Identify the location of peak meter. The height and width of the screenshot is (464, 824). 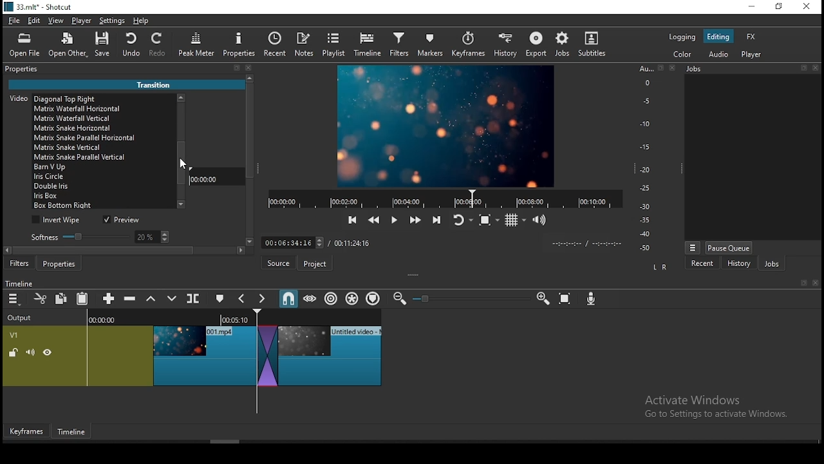
(198, 44).